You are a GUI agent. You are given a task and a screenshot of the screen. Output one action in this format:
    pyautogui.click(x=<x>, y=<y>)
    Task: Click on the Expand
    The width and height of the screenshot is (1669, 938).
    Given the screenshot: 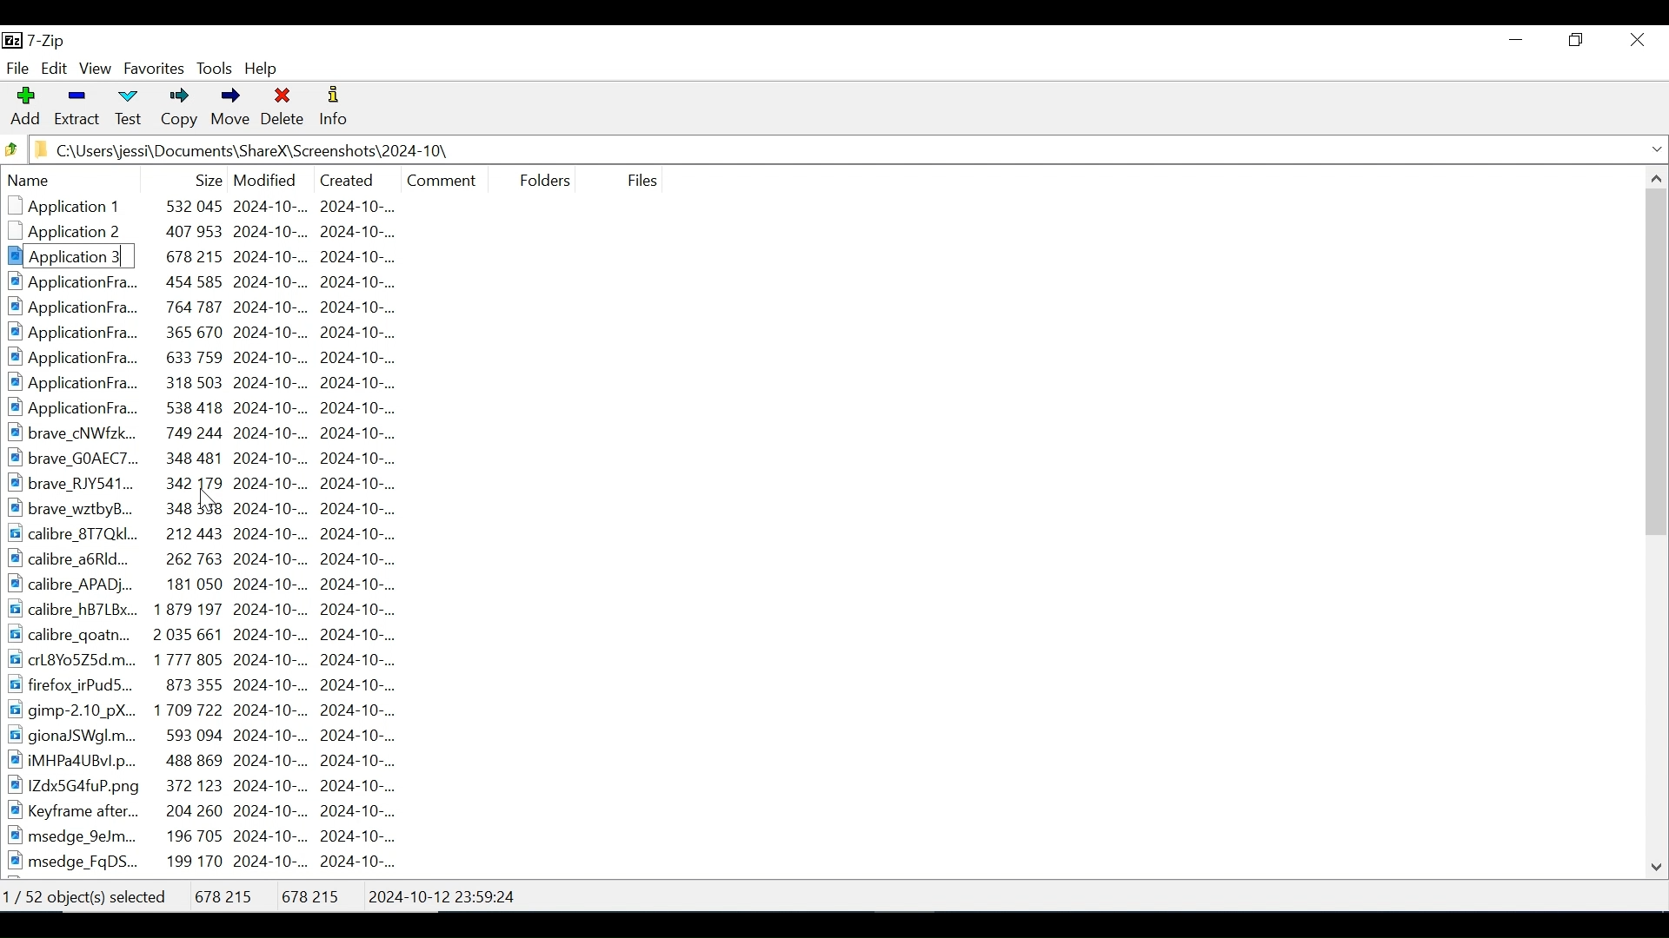 What is the action you would take?
    pyautogui.click(x=1655, y=149)
    